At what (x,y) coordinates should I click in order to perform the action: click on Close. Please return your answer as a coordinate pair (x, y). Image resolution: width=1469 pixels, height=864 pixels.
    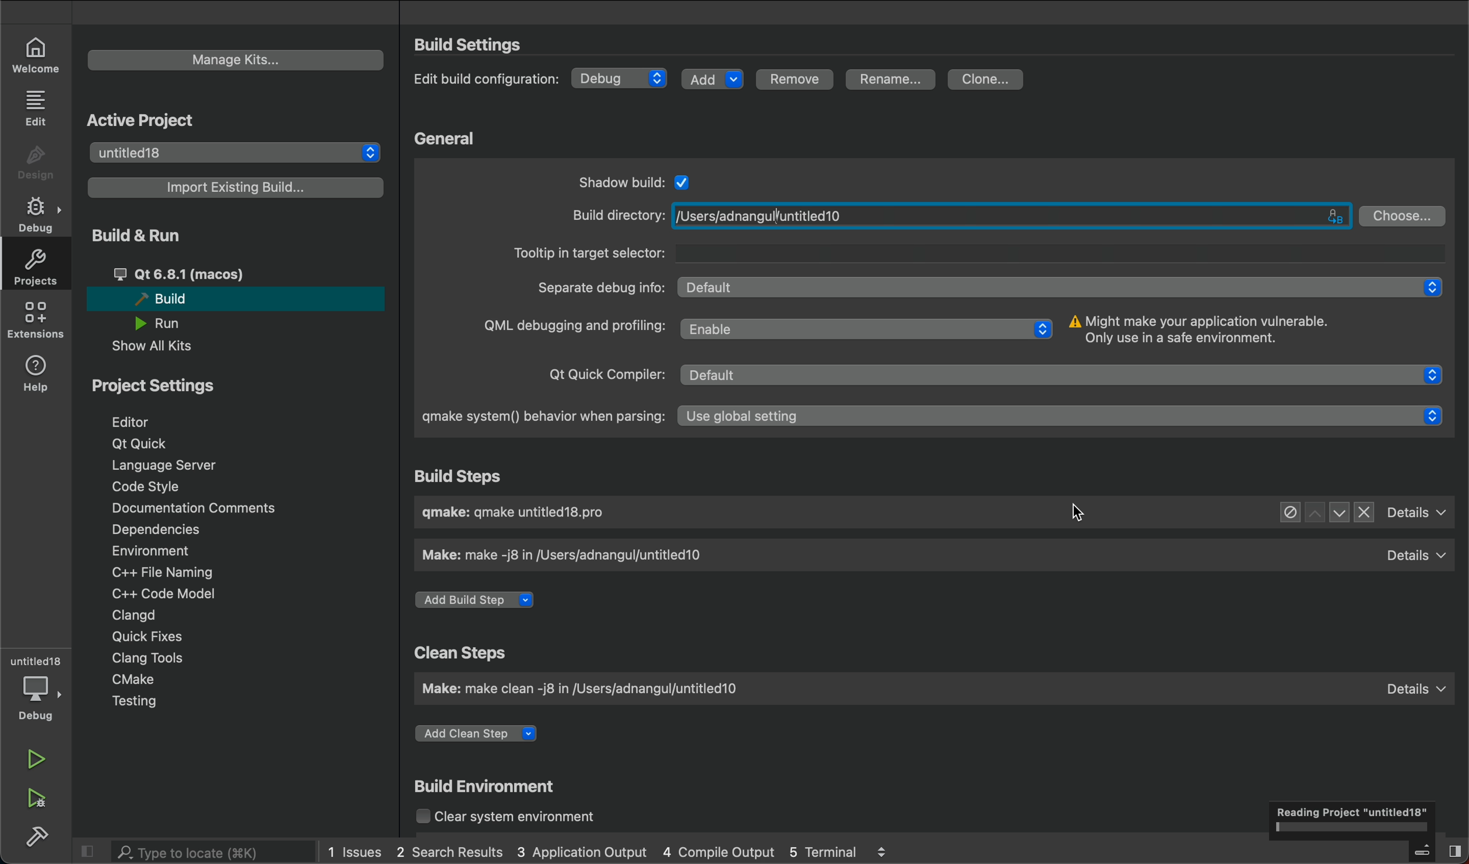
    Looking at the image, I should click on (1364, 513).